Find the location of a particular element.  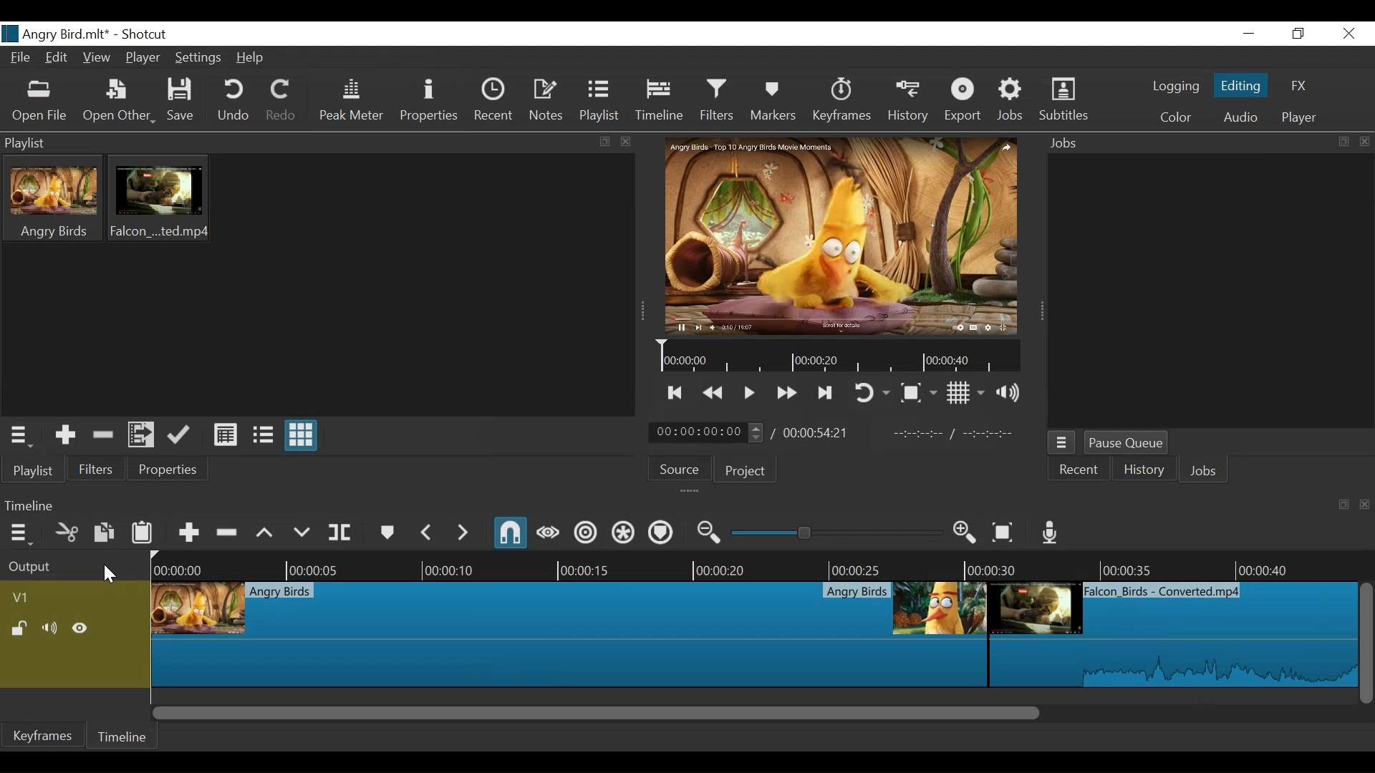

Snap is located at coordinates (512, 533).